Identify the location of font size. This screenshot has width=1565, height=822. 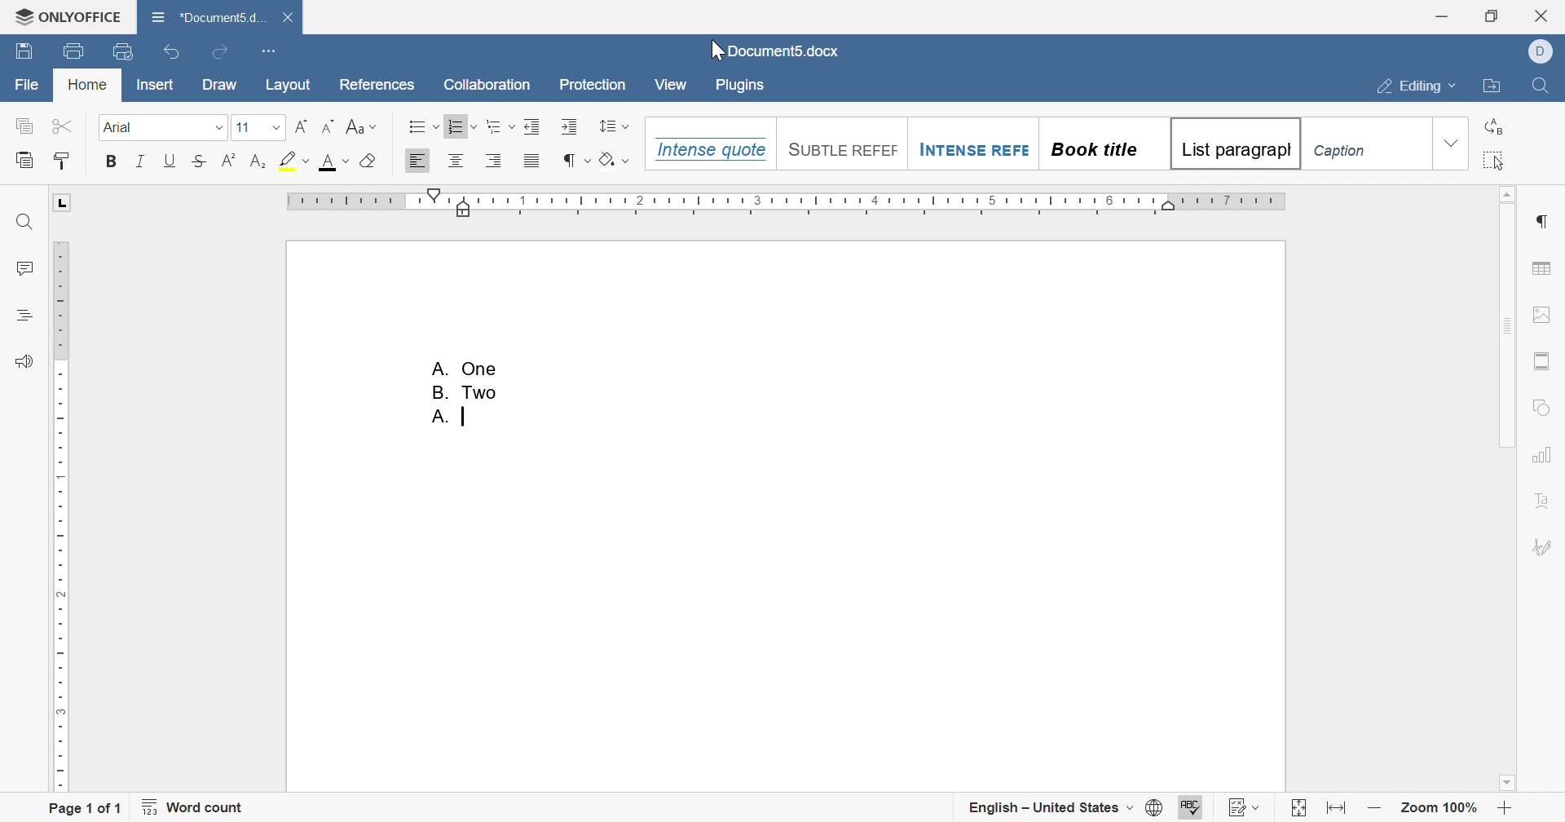
(242, 127).